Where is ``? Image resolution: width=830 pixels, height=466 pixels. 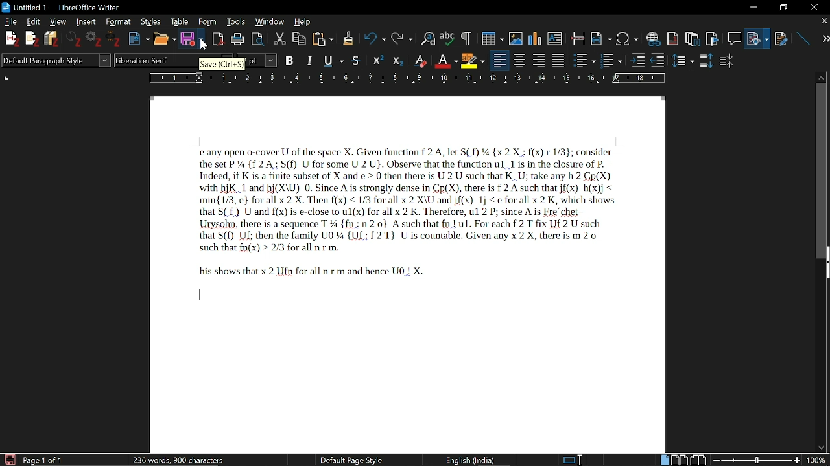  is located at coordinates (397, 60).